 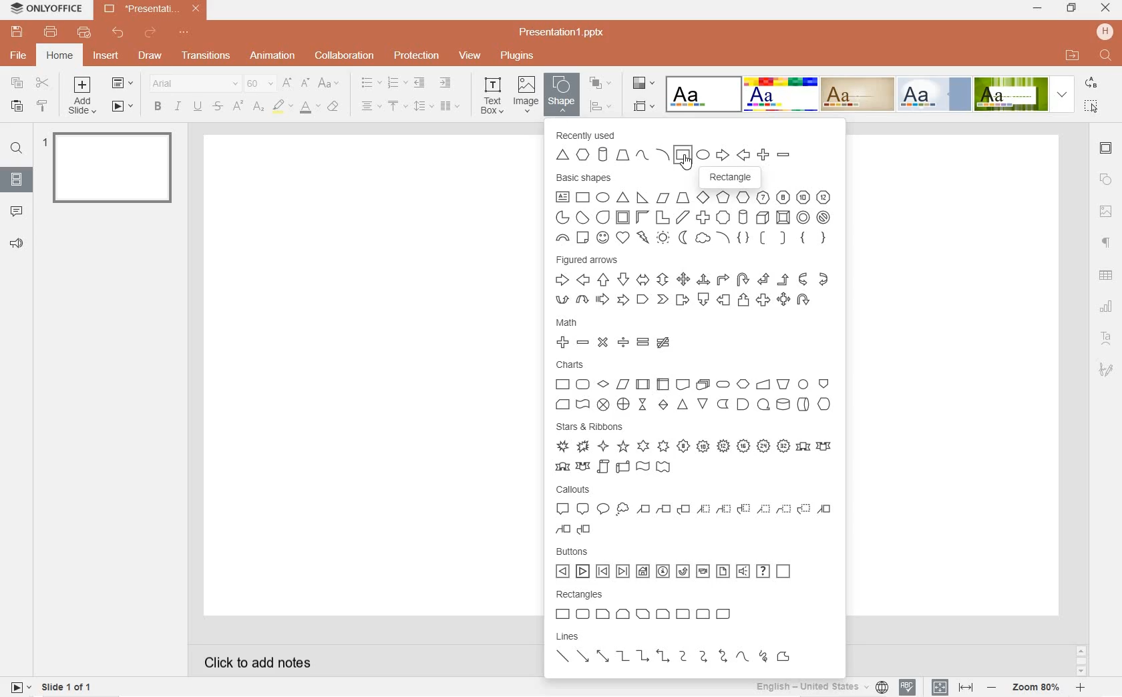 I want to click on Down ribbon, so click(x=824, y=447).